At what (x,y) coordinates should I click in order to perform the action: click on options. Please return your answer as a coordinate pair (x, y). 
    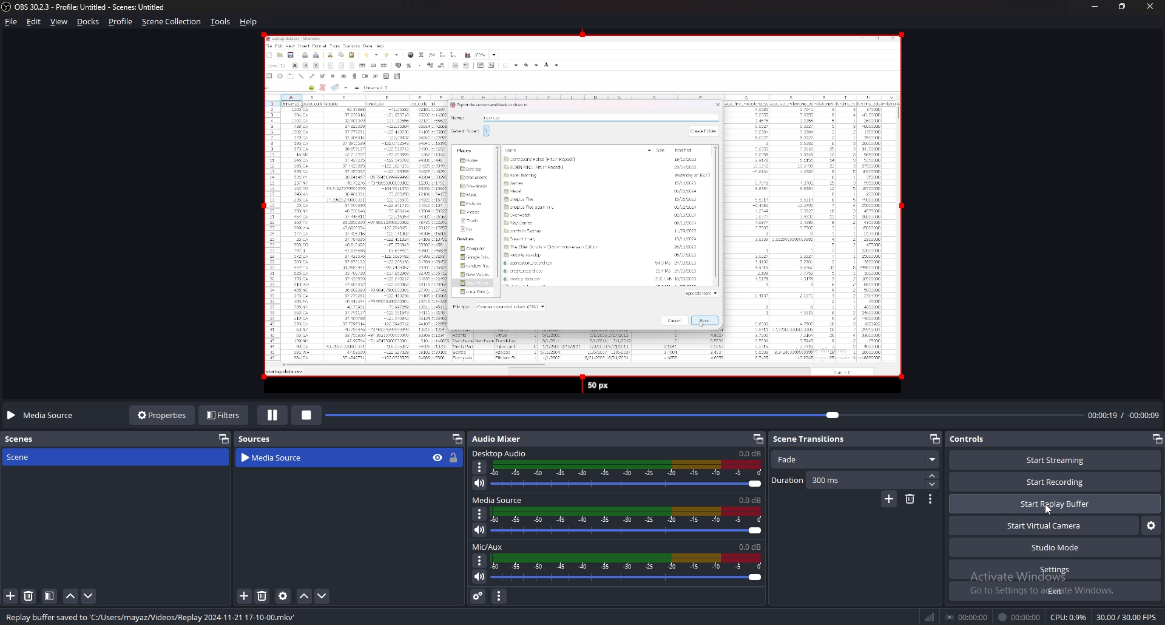
    Looking at the image, I should click on (481, 513).